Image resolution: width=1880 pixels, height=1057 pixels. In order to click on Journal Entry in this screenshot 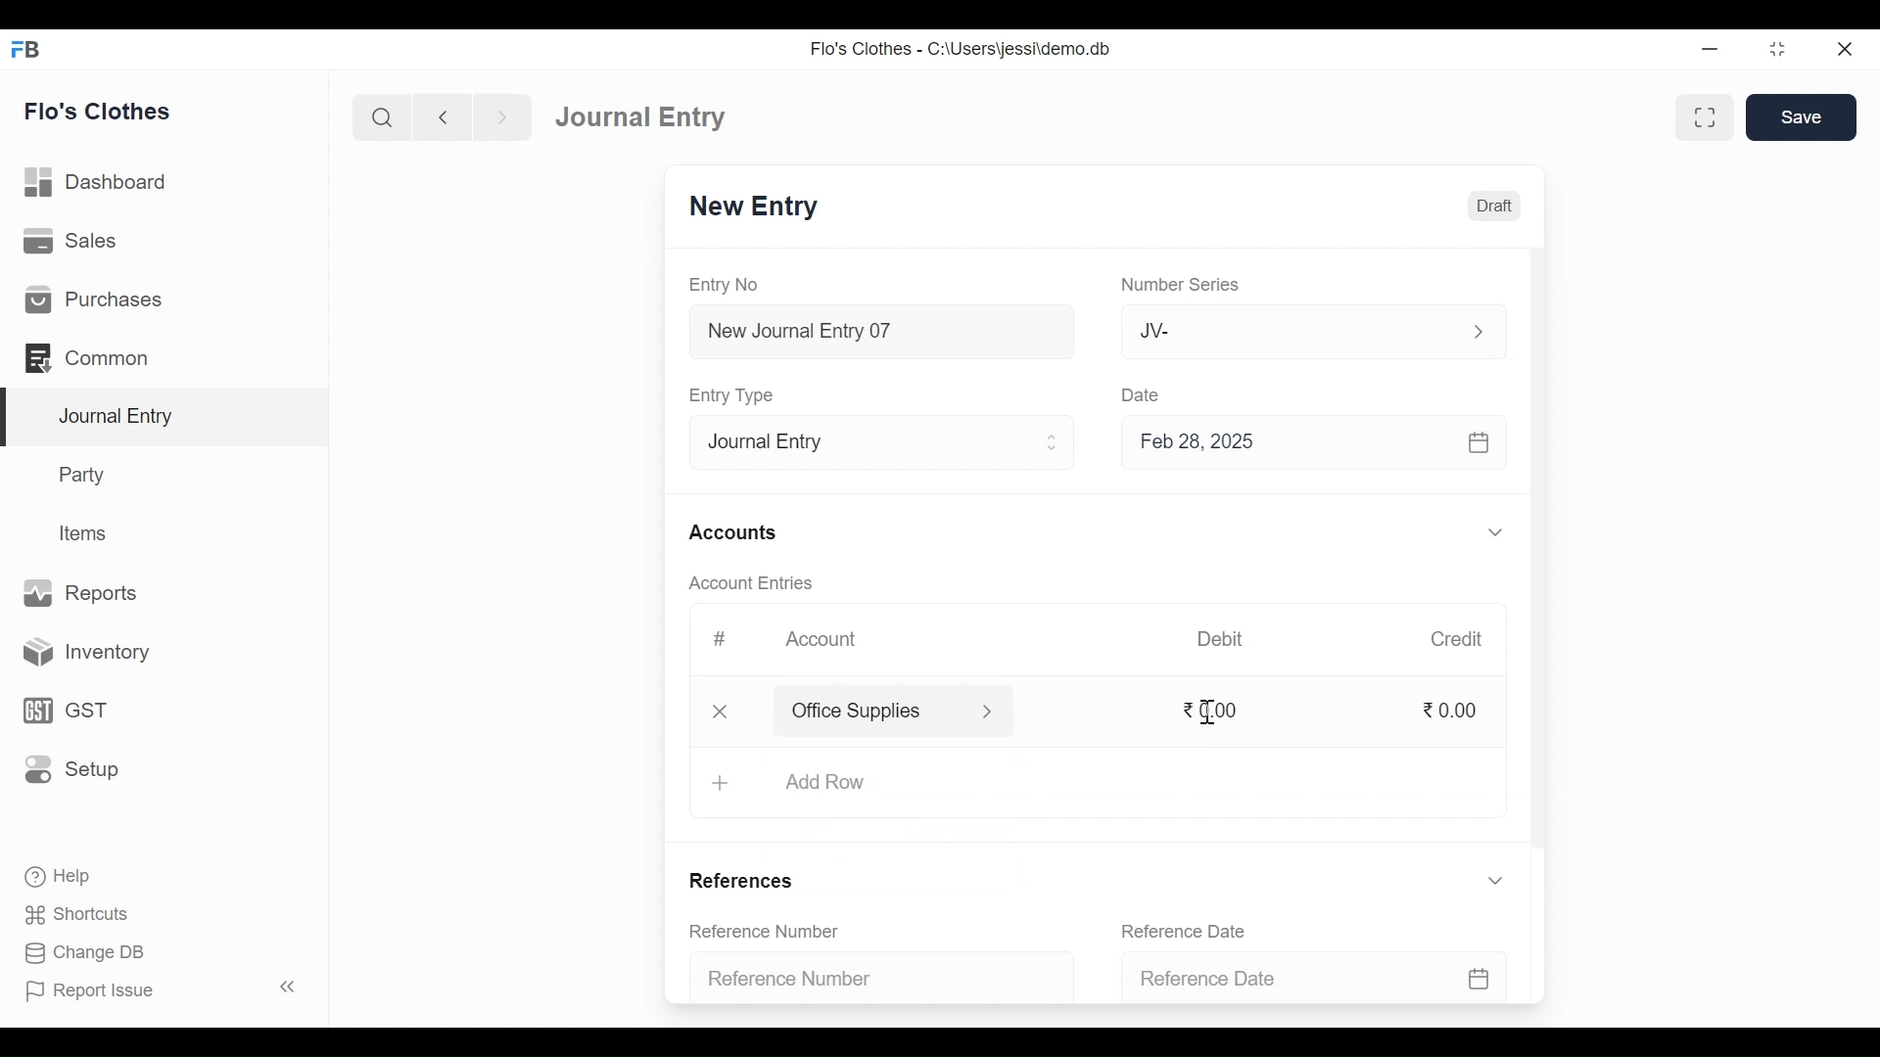, I will do `click(168, 418)`.